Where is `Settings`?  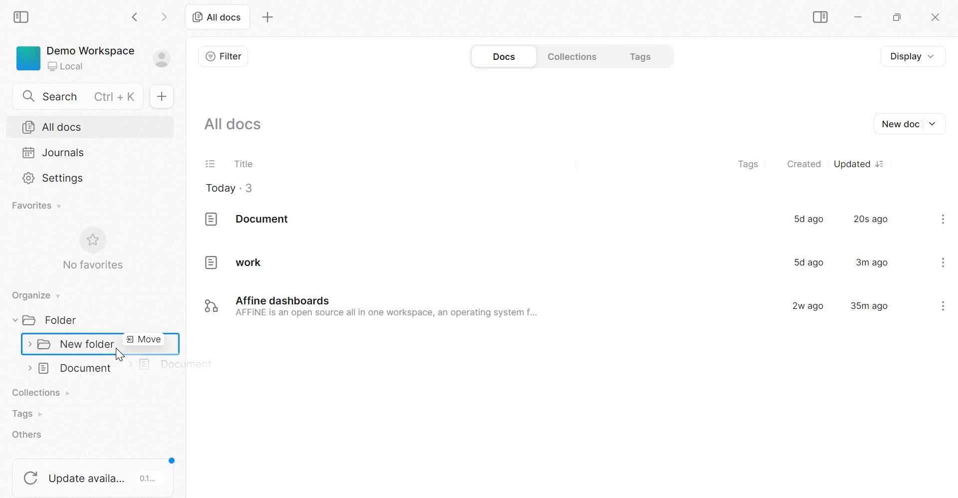
Settings is located at coordinates (54, 178).